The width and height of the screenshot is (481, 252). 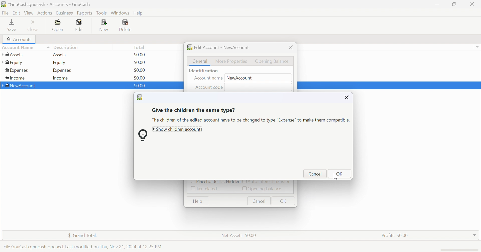 What do you see at coordinates (436, 3) in the screenshot?
I see `Minimize` at bounding box center [436, 3].